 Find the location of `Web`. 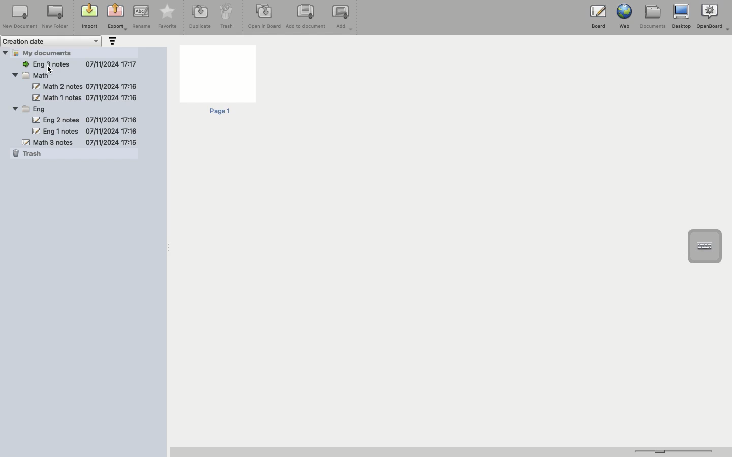

Web is located at coordinates (623, 16).